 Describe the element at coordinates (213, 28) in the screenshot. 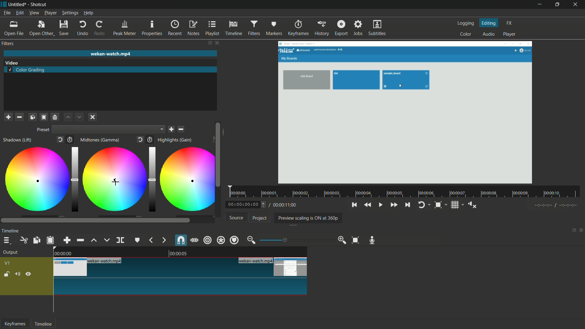

I see `playlist` at that location.